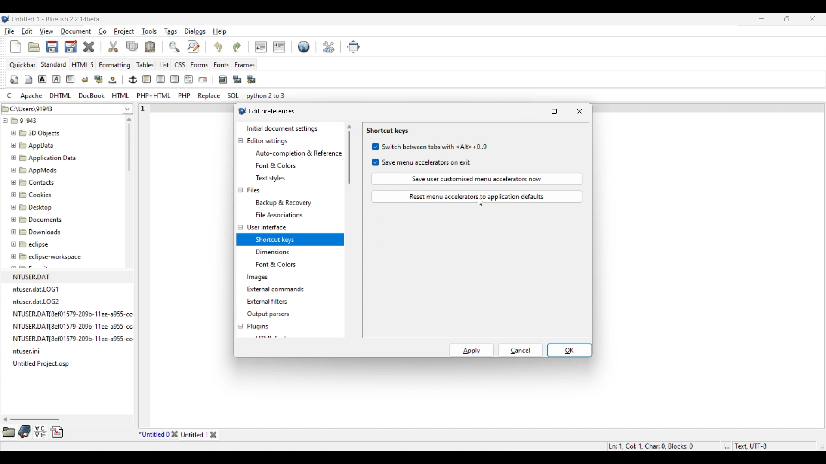  Describe the element at coordinates (61, 46) in the screenshot. I see `Save` at that location.